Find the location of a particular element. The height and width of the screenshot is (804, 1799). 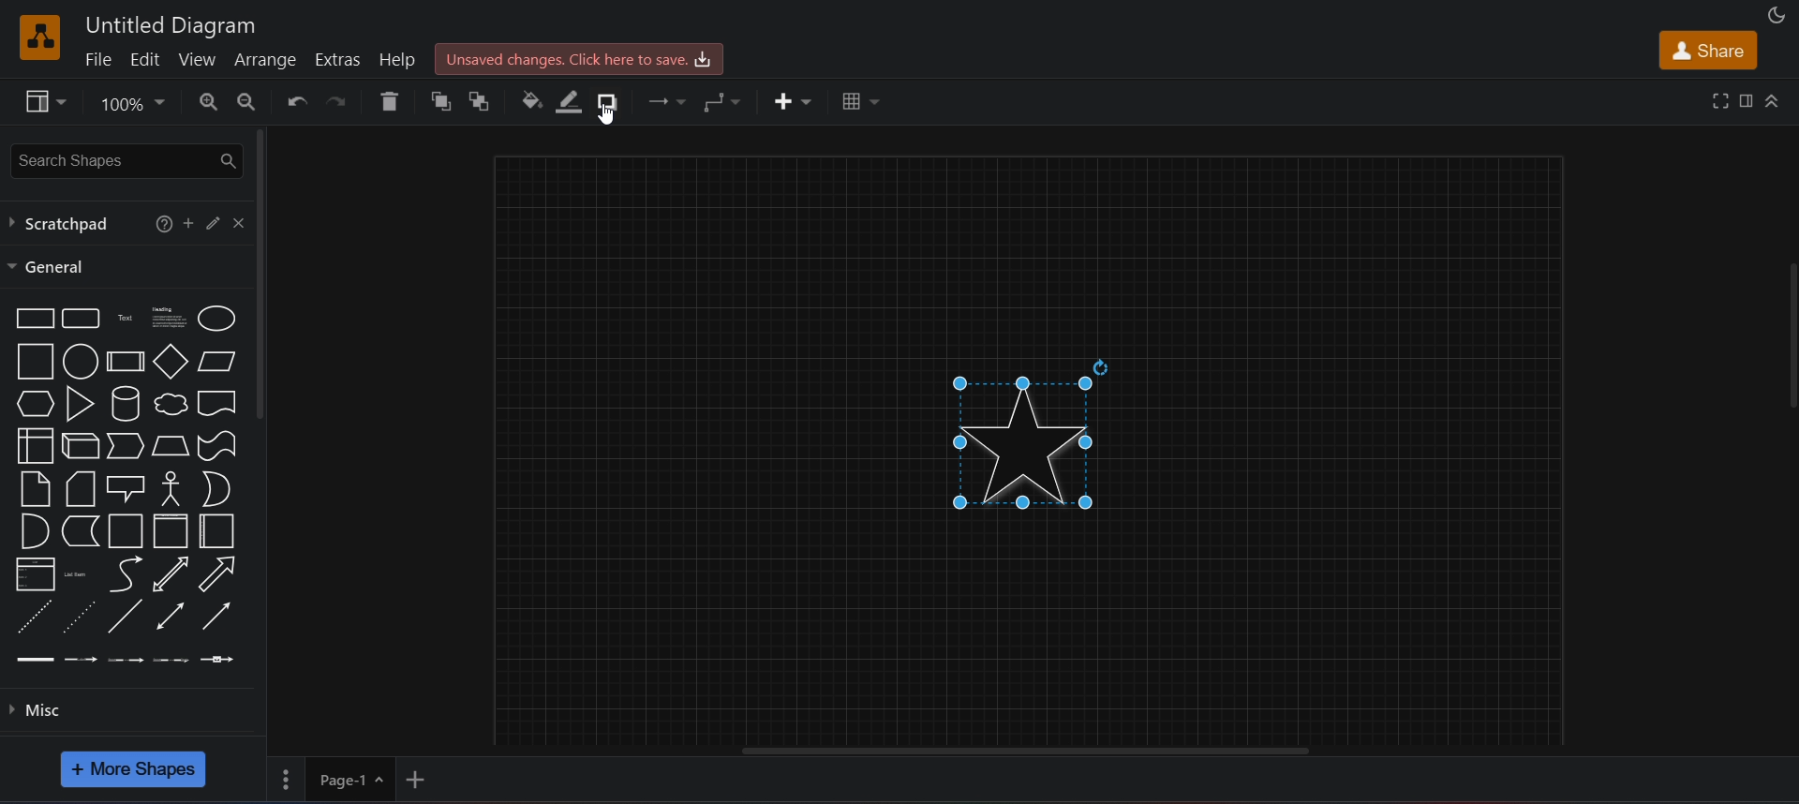

shadow is located at coordinates (613, 101).